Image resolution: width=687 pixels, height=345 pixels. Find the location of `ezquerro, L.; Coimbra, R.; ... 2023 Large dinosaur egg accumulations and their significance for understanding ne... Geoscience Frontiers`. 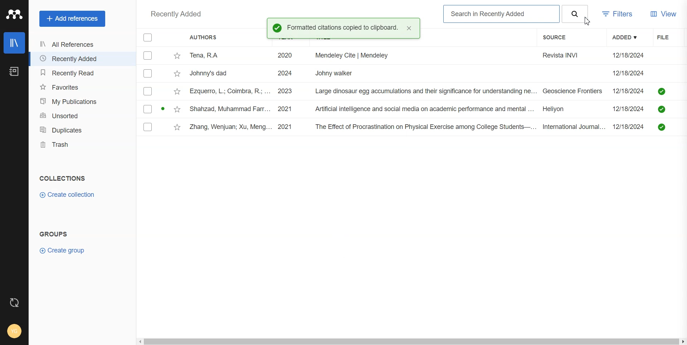

ezquerro, L.; Coimbra, R.; ... 2023 Large dinosaur egg accumulations and their significance for understanding ne... Geoscience Frontiers is located at coordinates (396, 91).